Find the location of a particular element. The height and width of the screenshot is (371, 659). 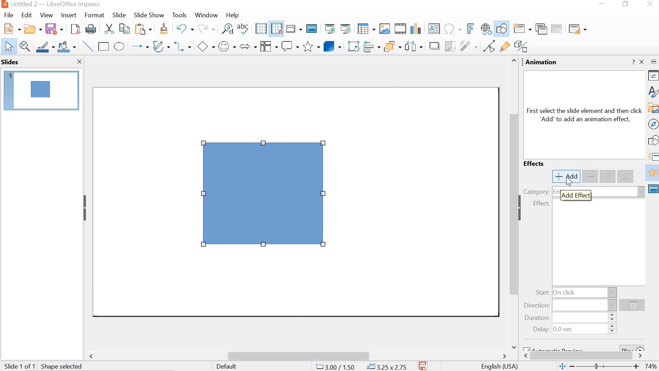

help is located at coordinates (633, 63).